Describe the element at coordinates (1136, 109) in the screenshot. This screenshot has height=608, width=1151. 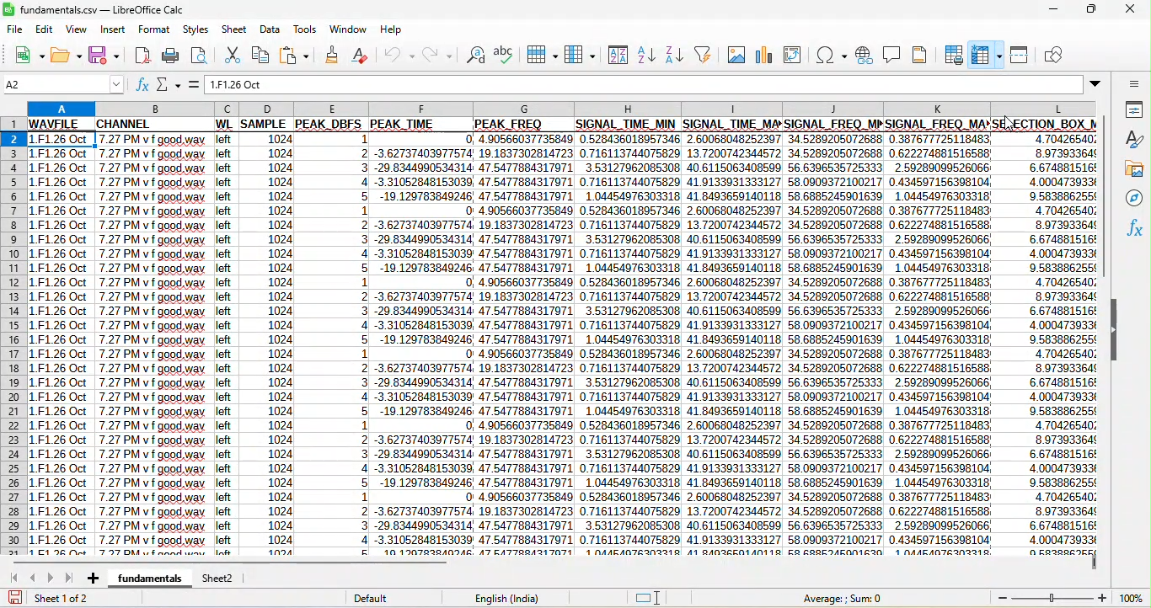
I see `properties` at that location.